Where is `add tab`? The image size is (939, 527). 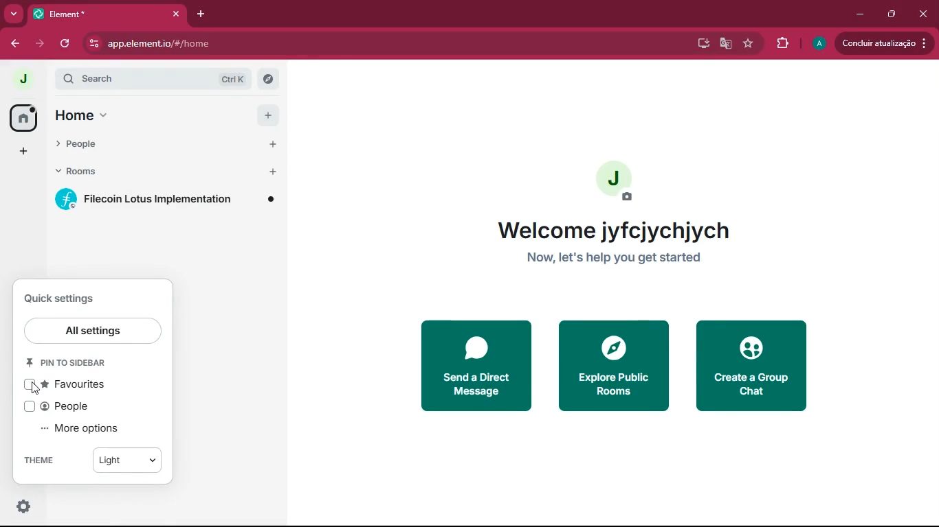
add tab is located at coordinates (201, 15).